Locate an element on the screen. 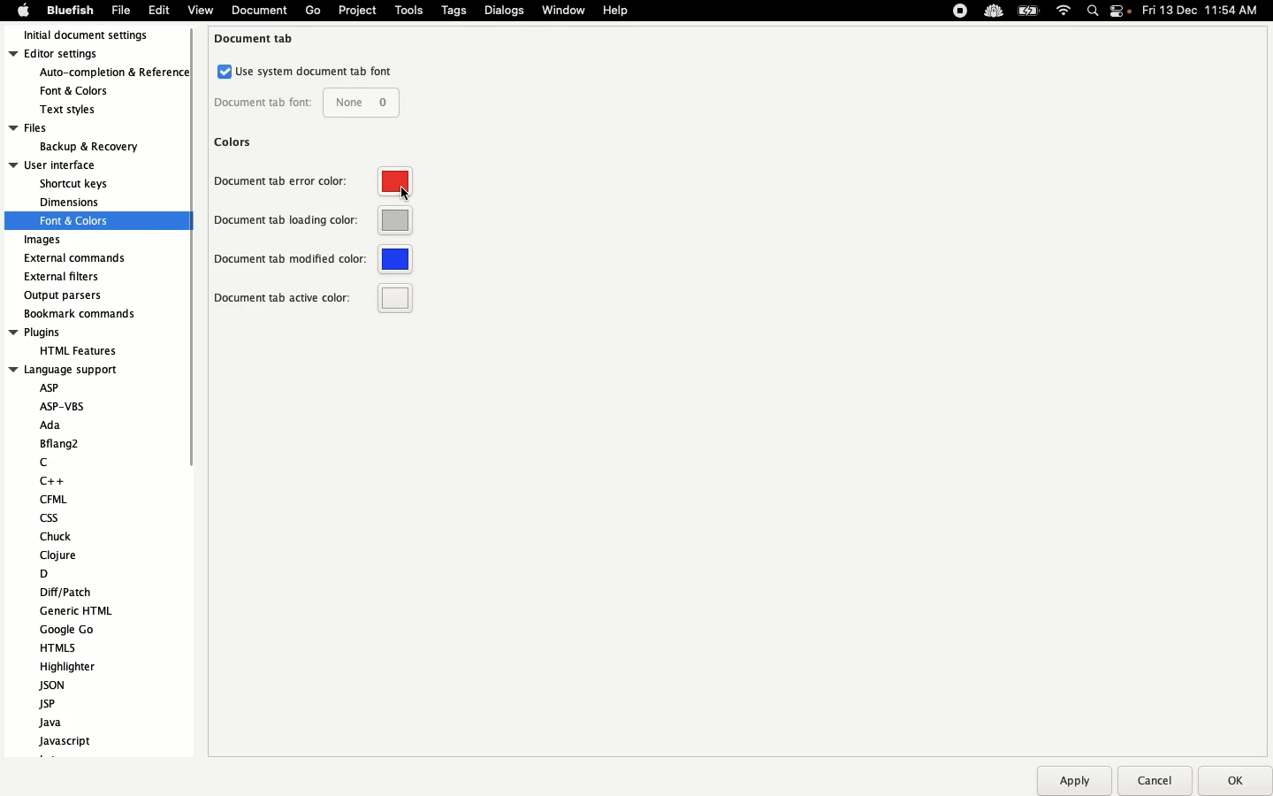  Tags is located at coordinates (455, 10).